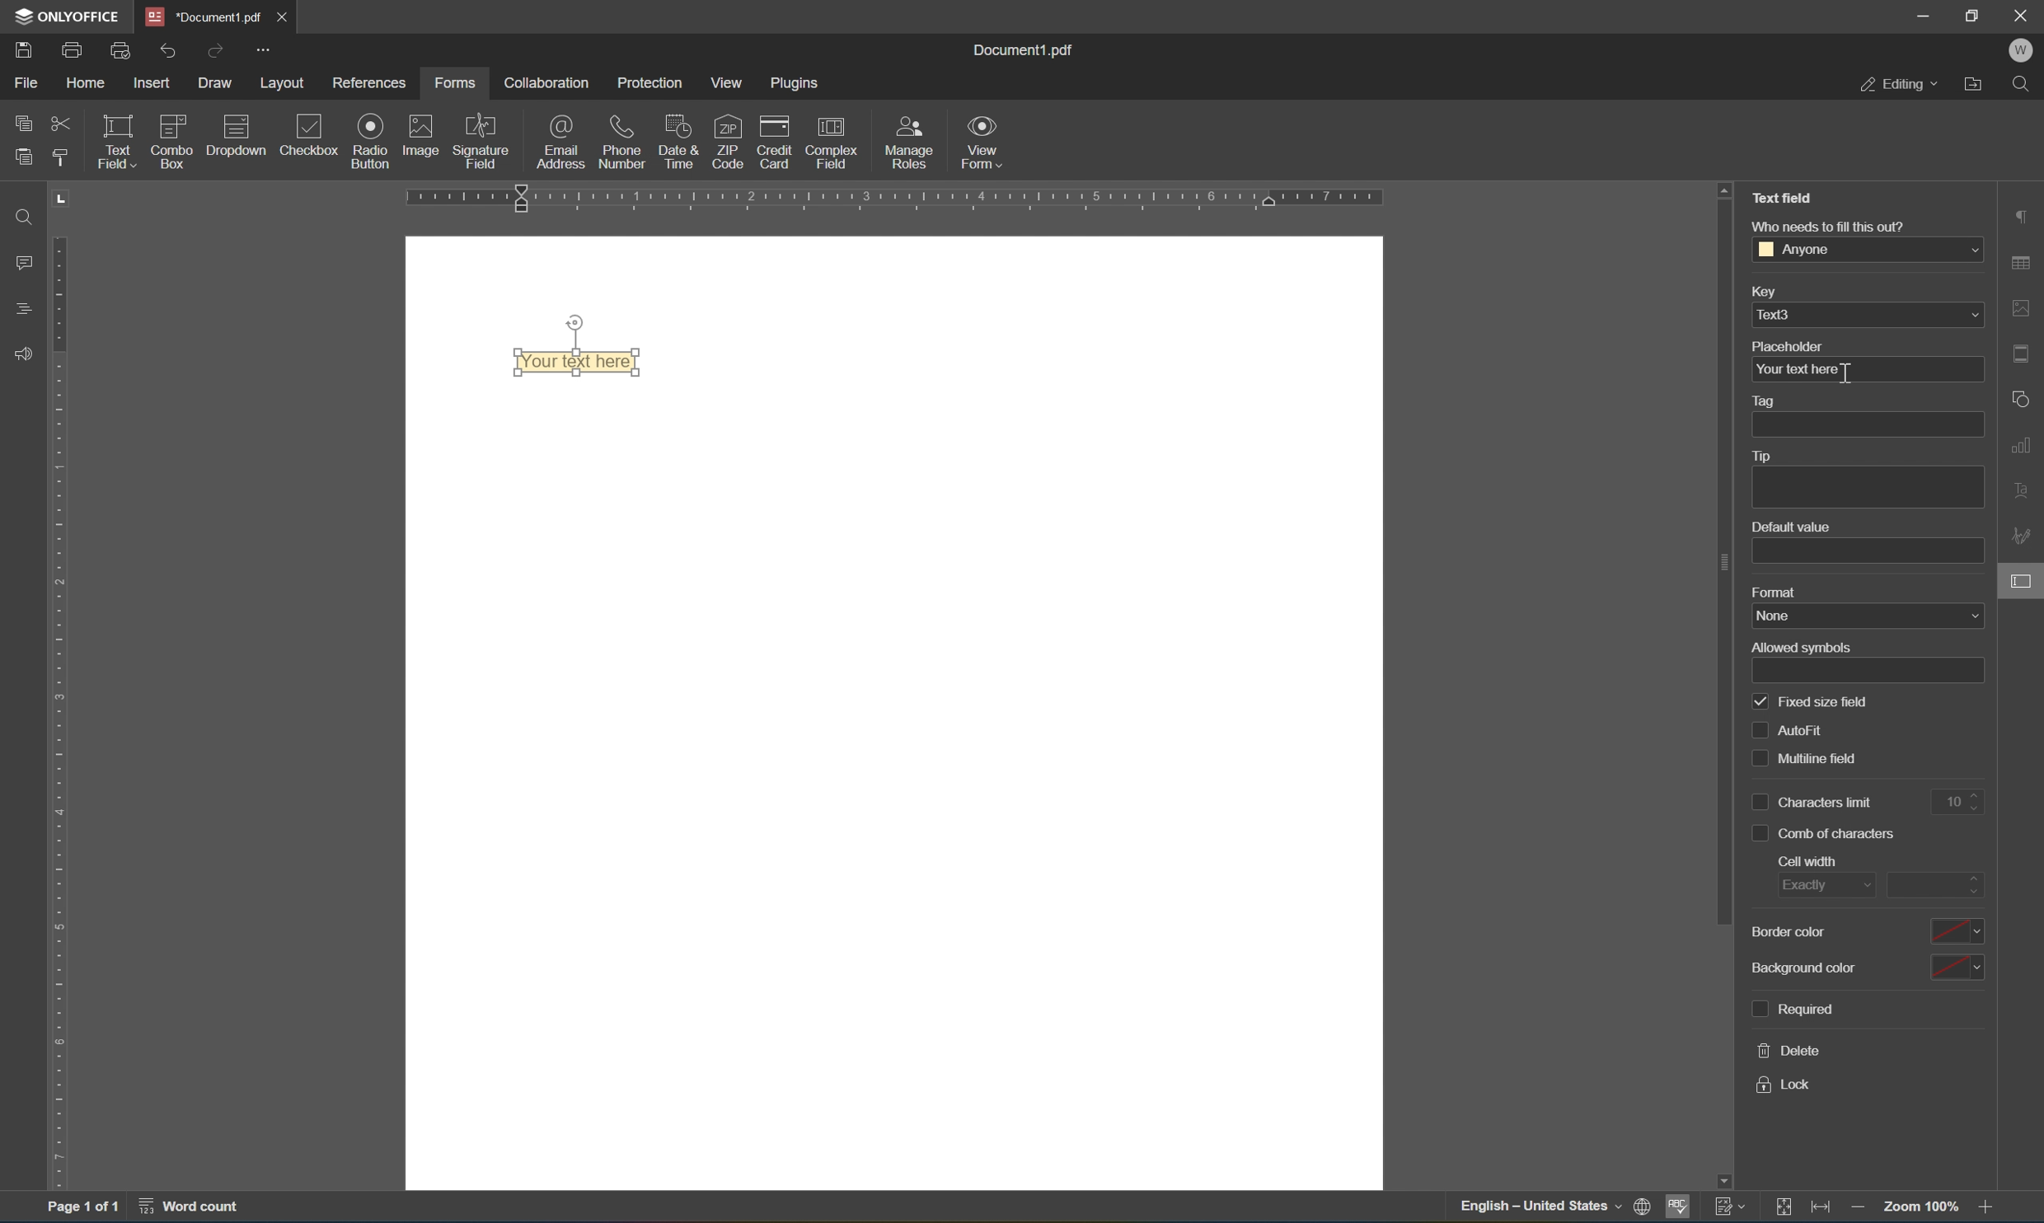 The image size is (2044, 1223). I want to click on tip, so click(1772, 456).